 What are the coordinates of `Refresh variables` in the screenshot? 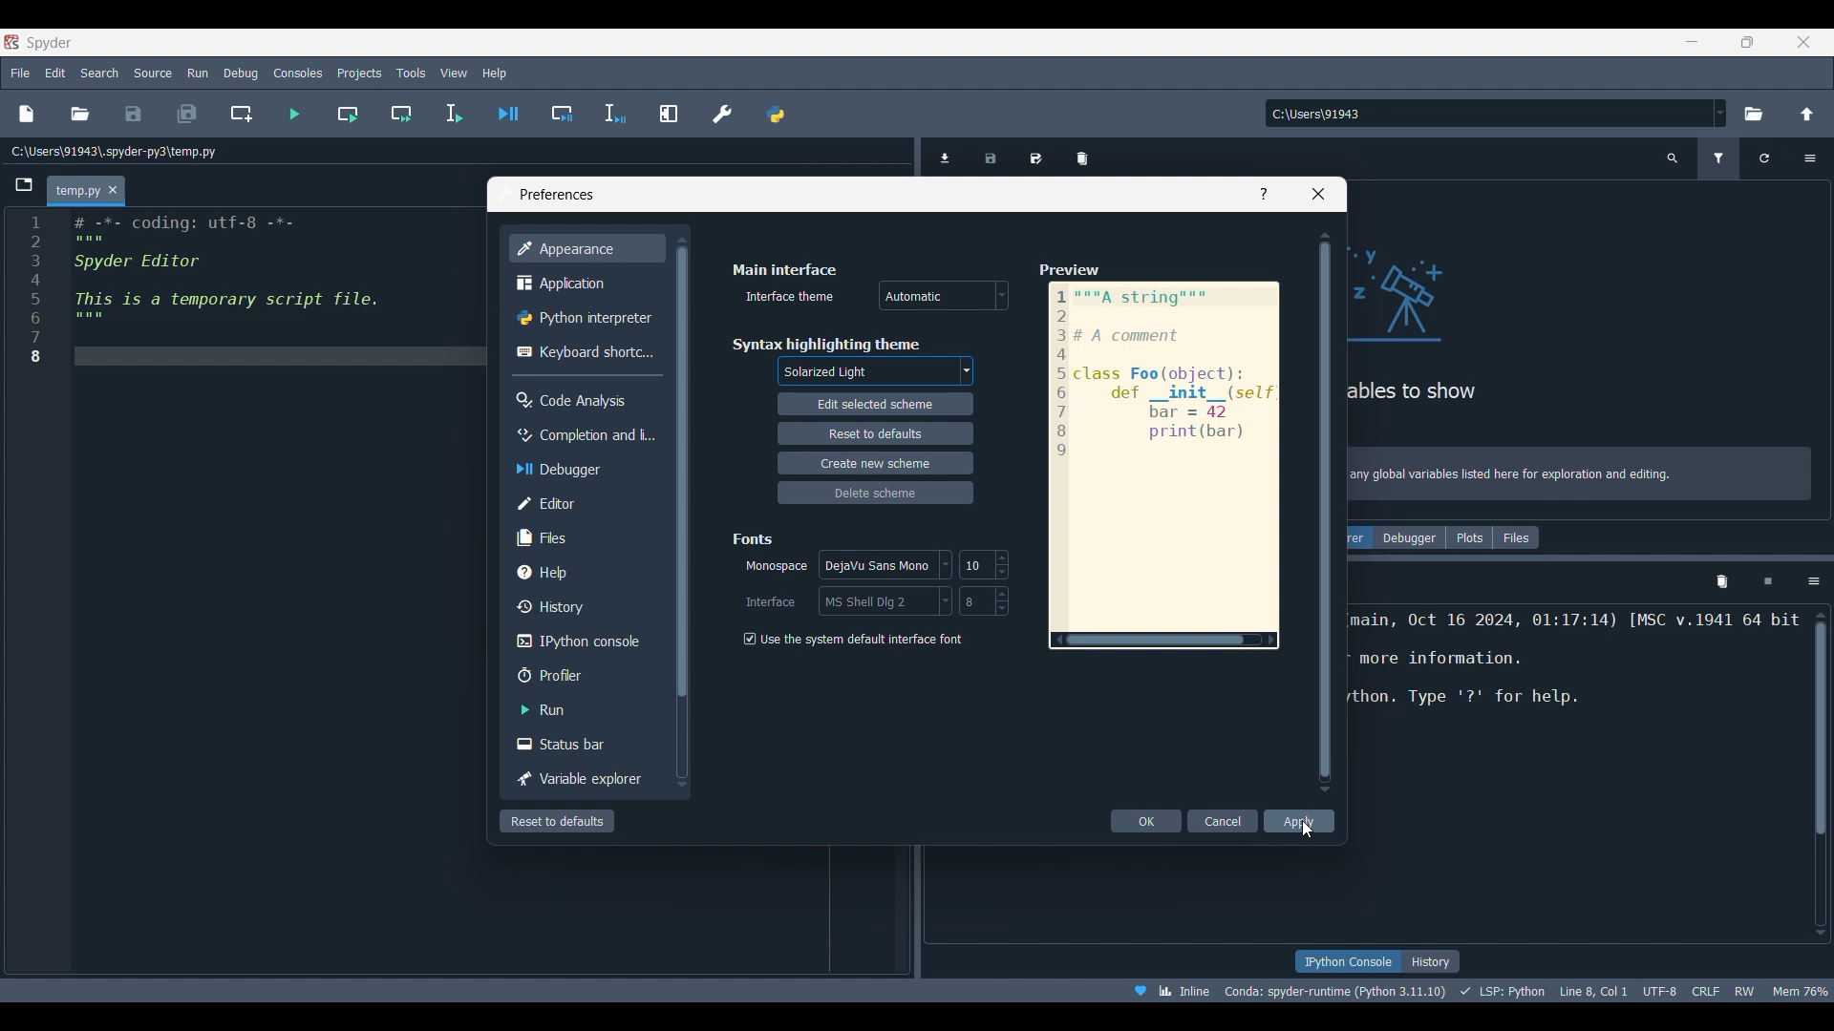 It's located at (1764, 158).